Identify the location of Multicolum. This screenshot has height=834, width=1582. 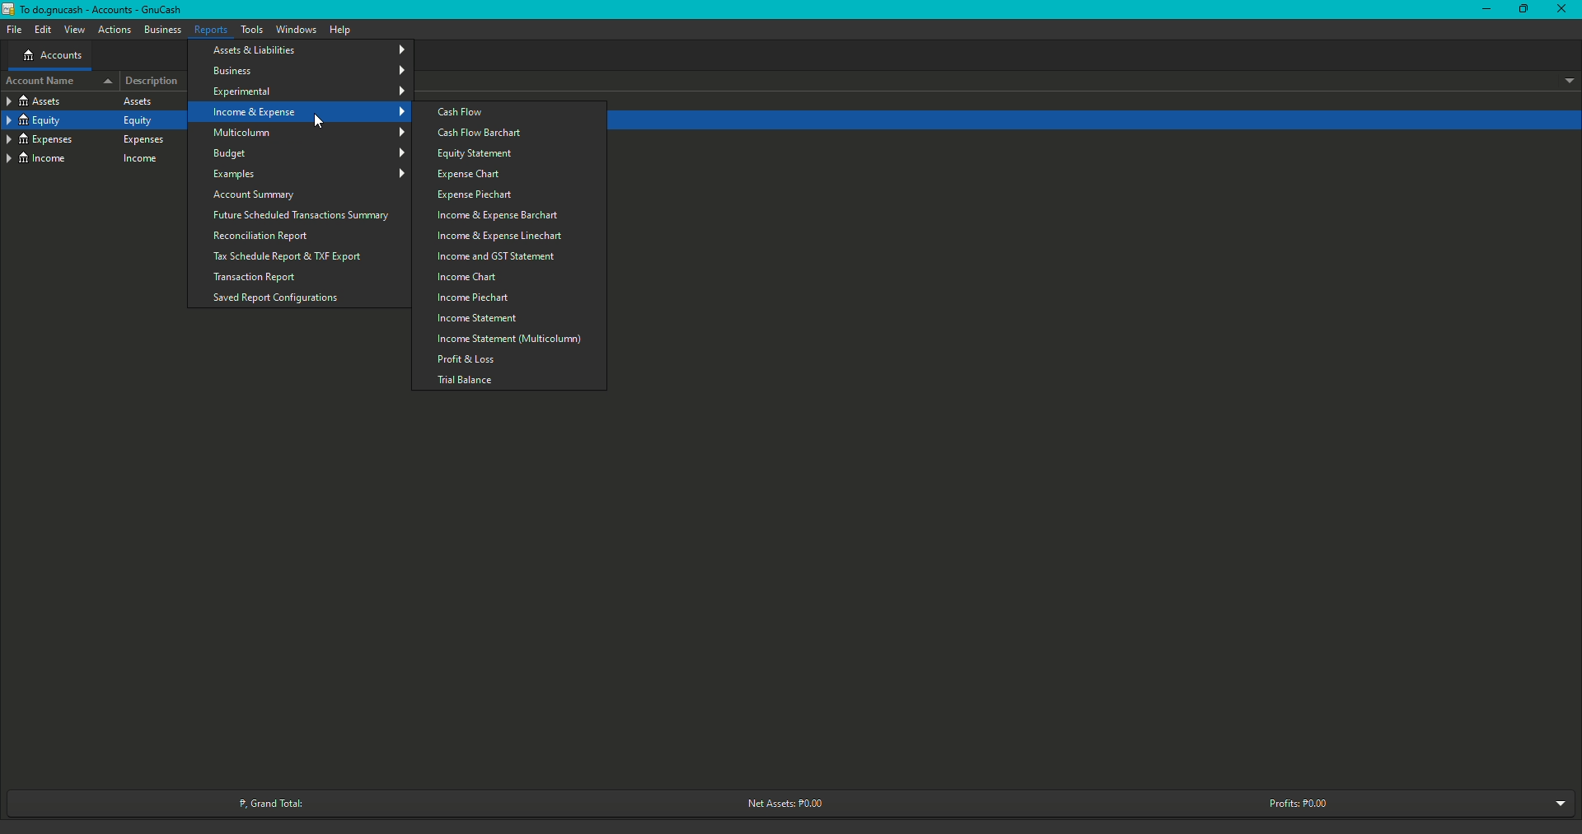
(311, 133).